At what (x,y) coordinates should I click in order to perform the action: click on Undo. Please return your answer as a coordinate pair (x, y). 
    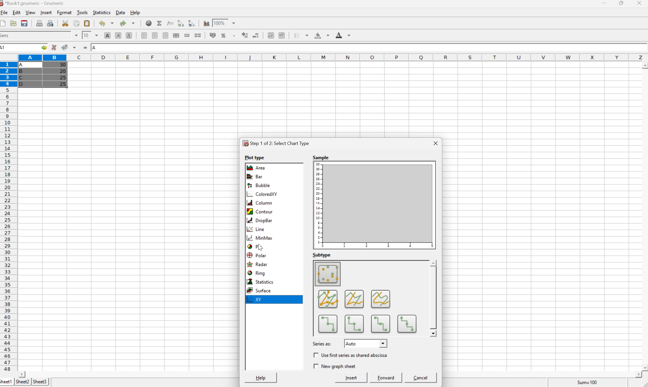
    Looking at the image, I should click on (106, 23).